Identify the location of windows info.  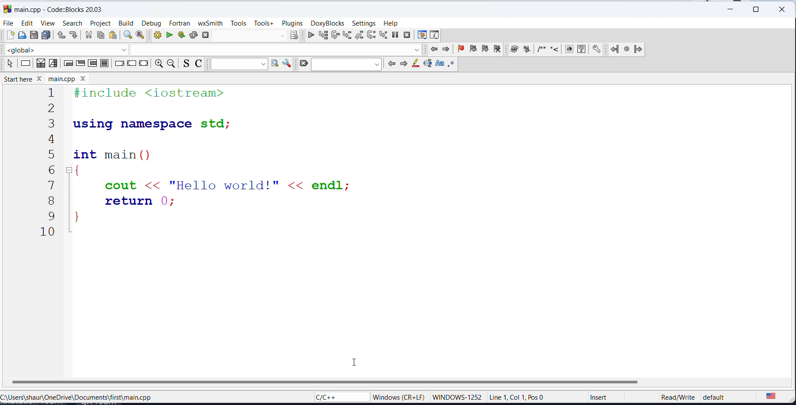
(456, 397).